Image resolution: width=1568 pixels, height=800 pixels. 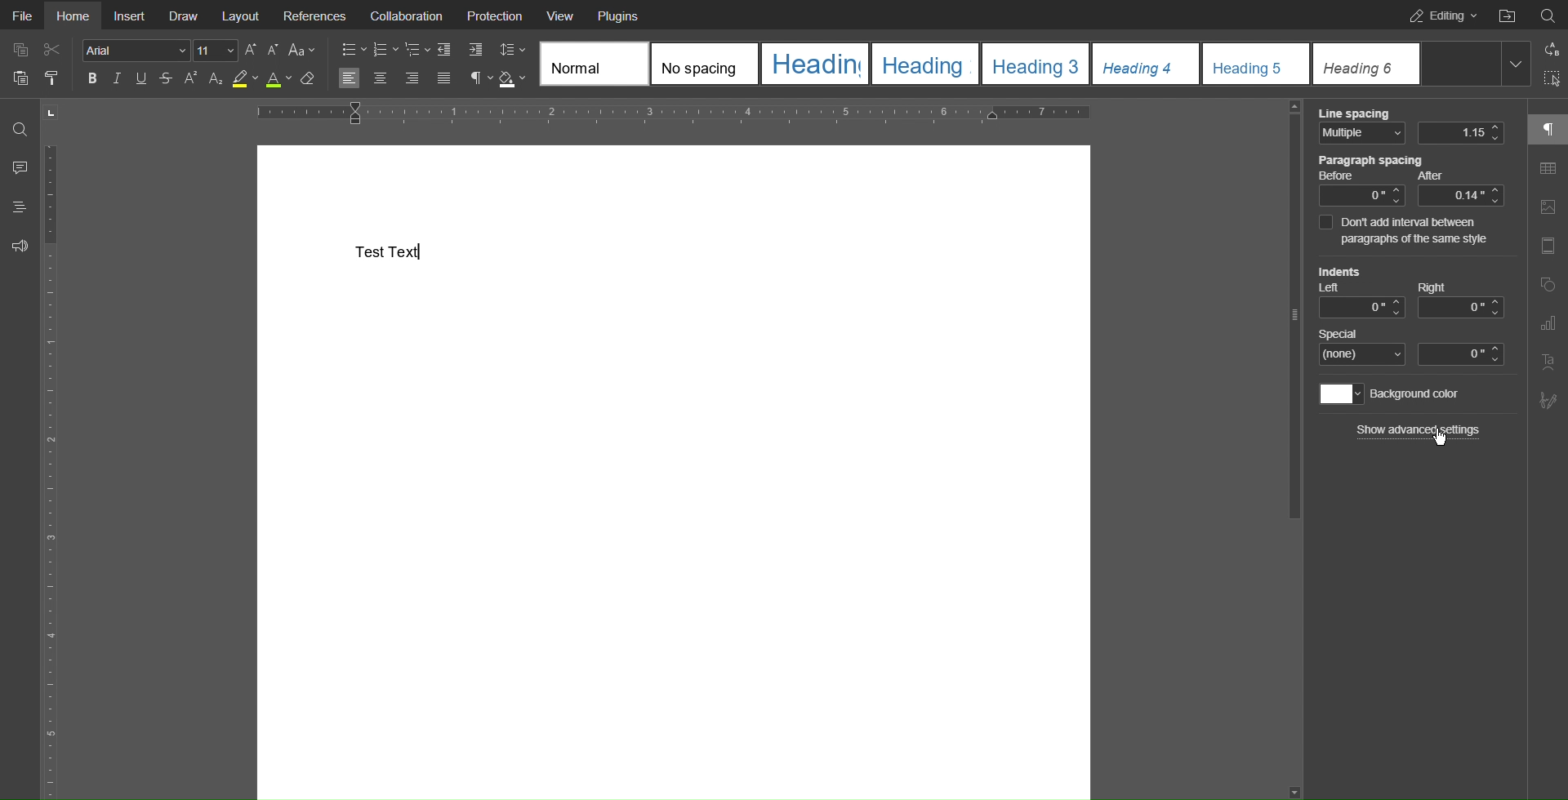 What do you see at coordinates (36, 67) in the screenshot?
I see `Cut Copy Paste Options` at bounding box center [36, 67].